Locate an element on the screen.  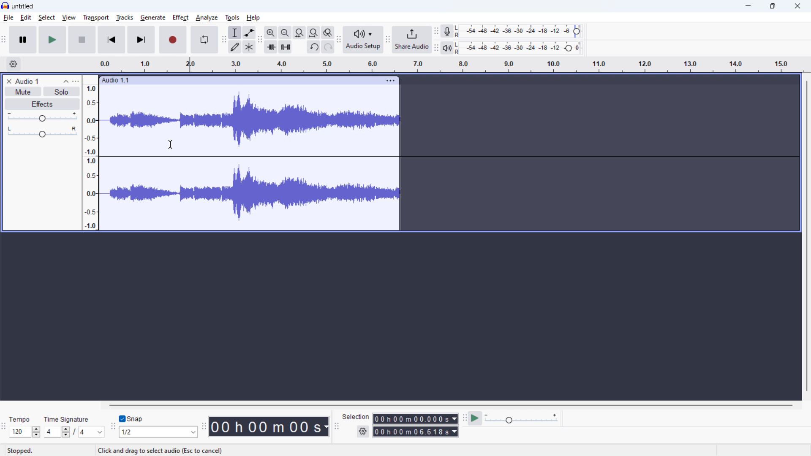
selection options is located at coordinates (363, 432).